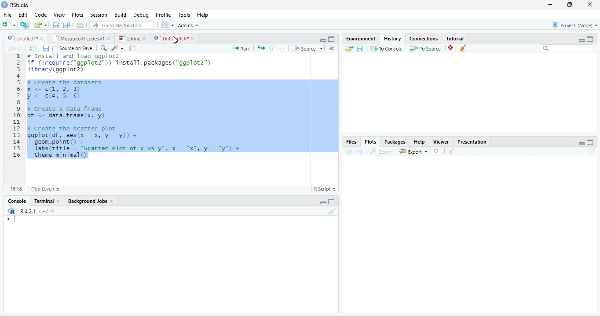 This screenshot has height=317, width=600. I want to click on Connections, so click(424, 38).